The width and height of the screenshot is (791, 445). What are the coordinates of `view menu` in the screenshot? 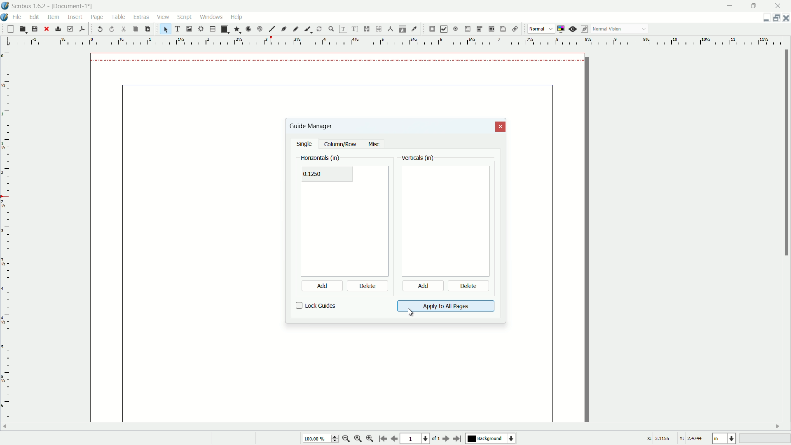 It's located at (162, 17).